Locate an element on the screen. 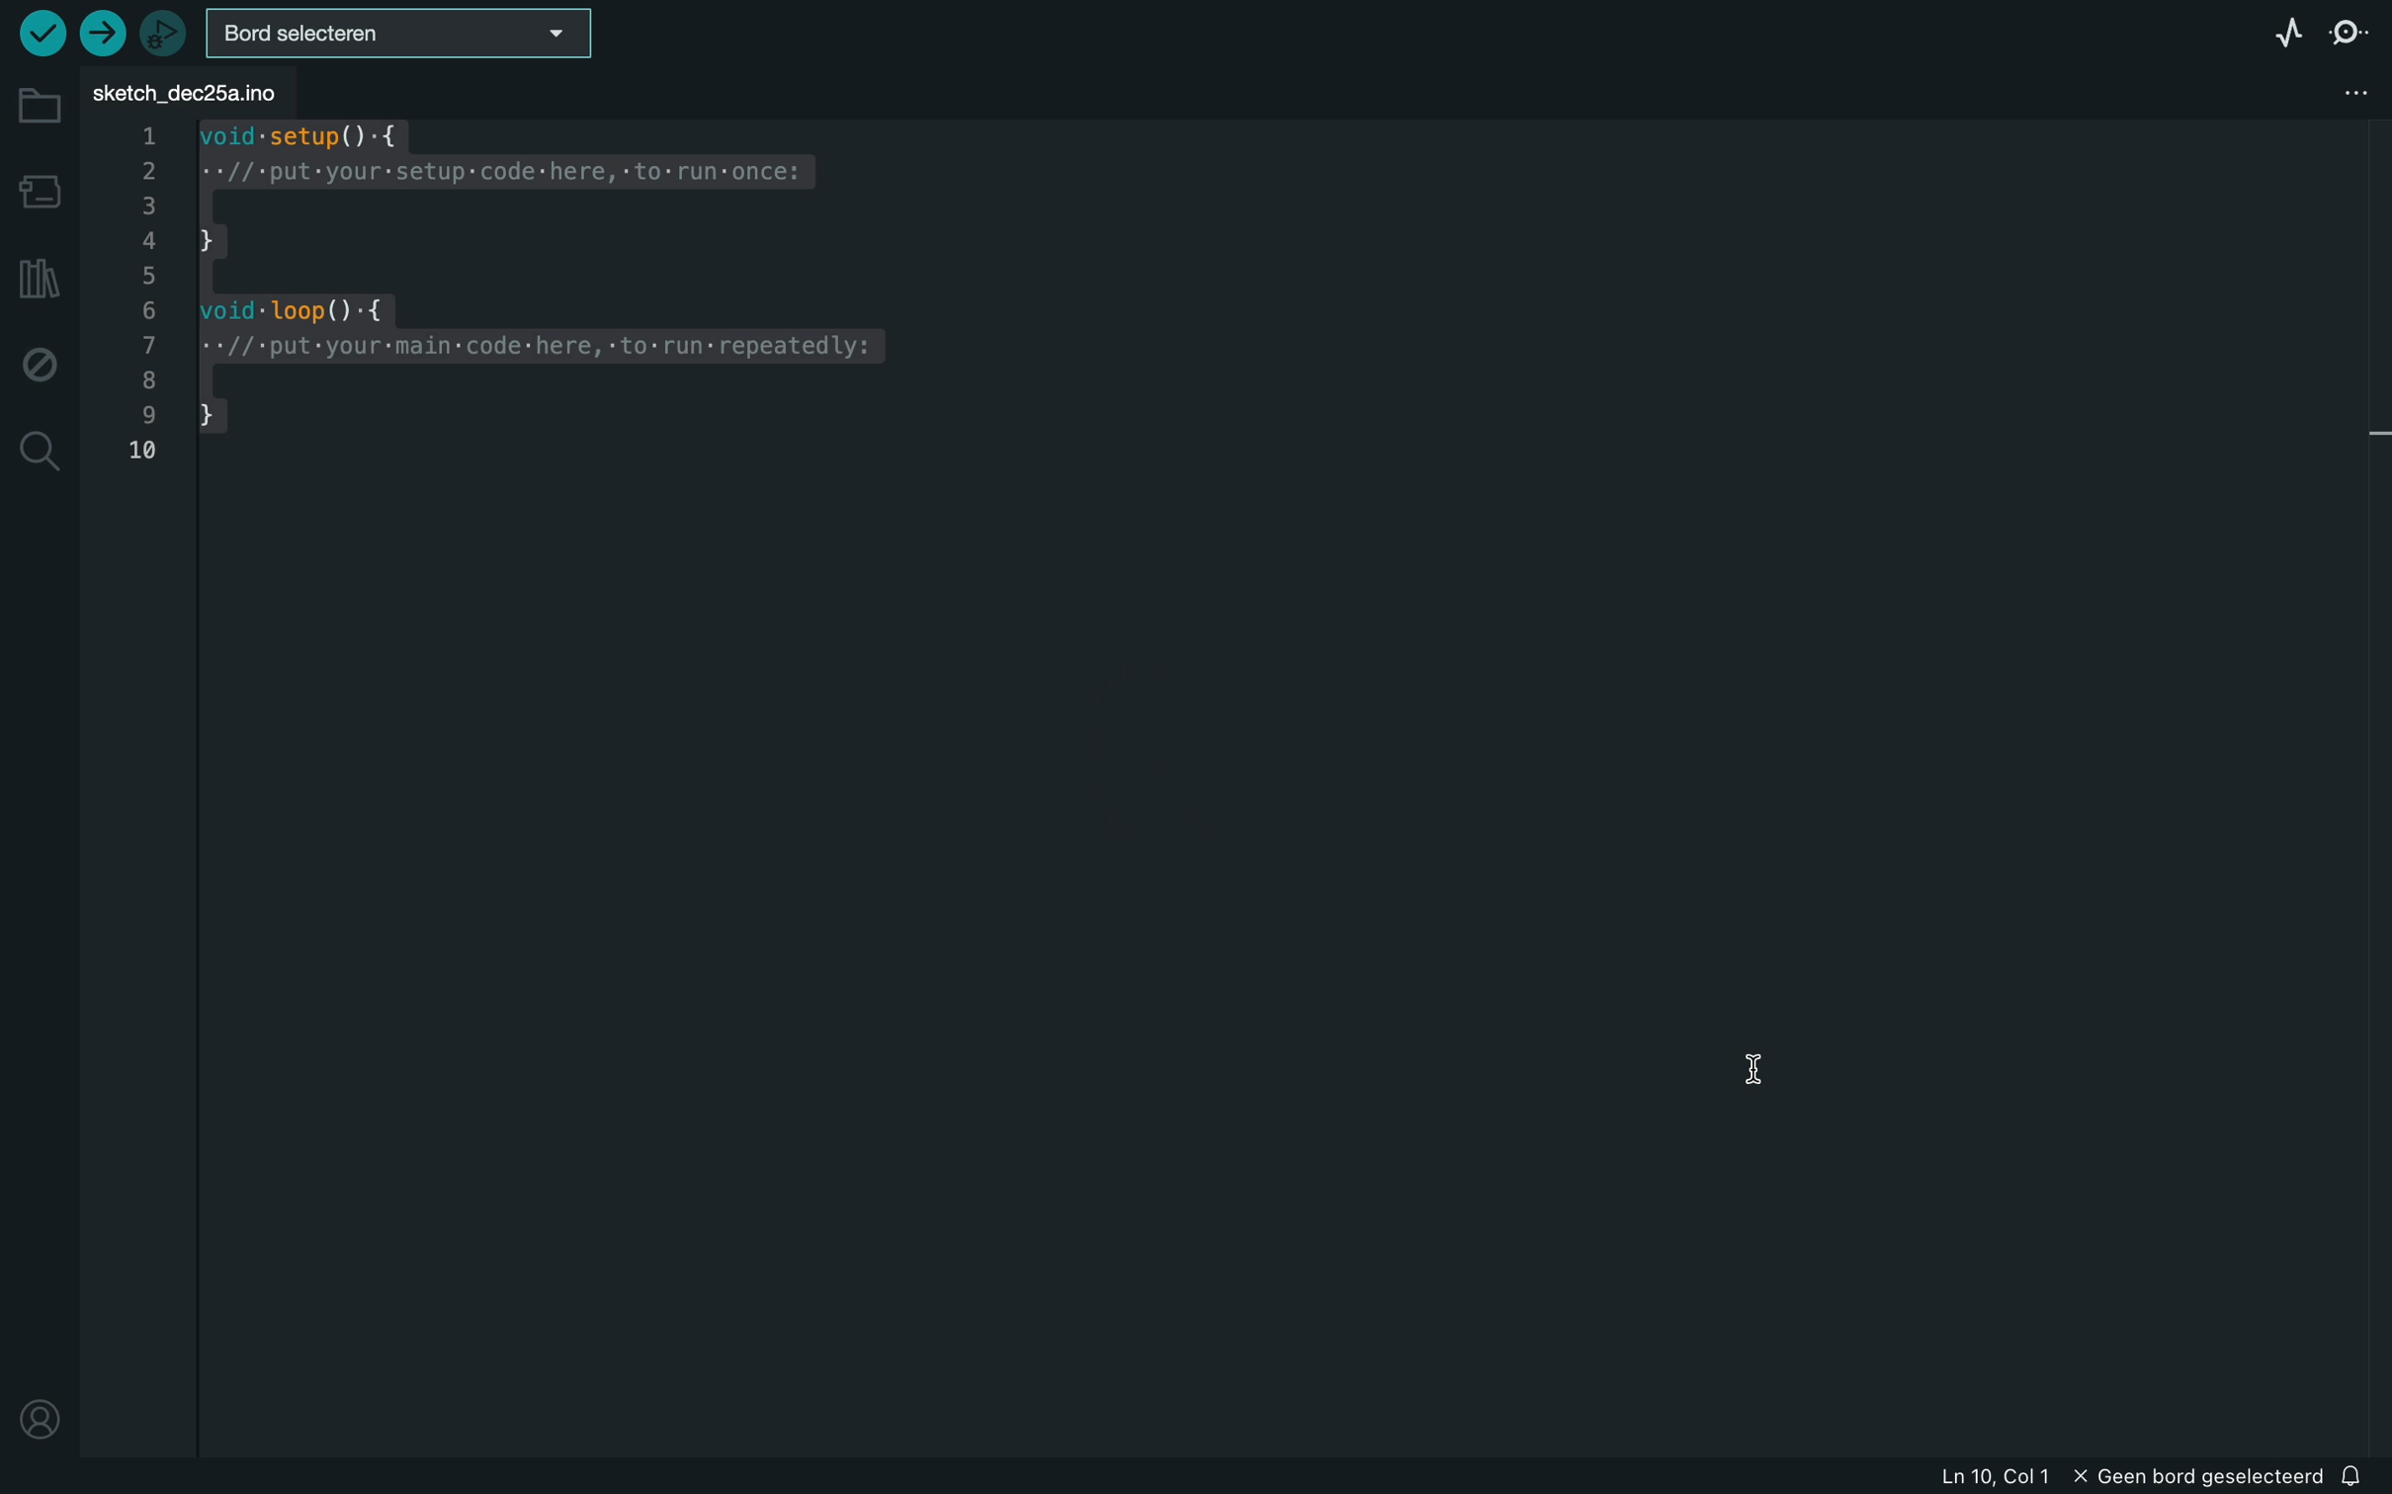 The height and width of the screenshot is (1494, 2392). debug is located at coordinates (40, 363).